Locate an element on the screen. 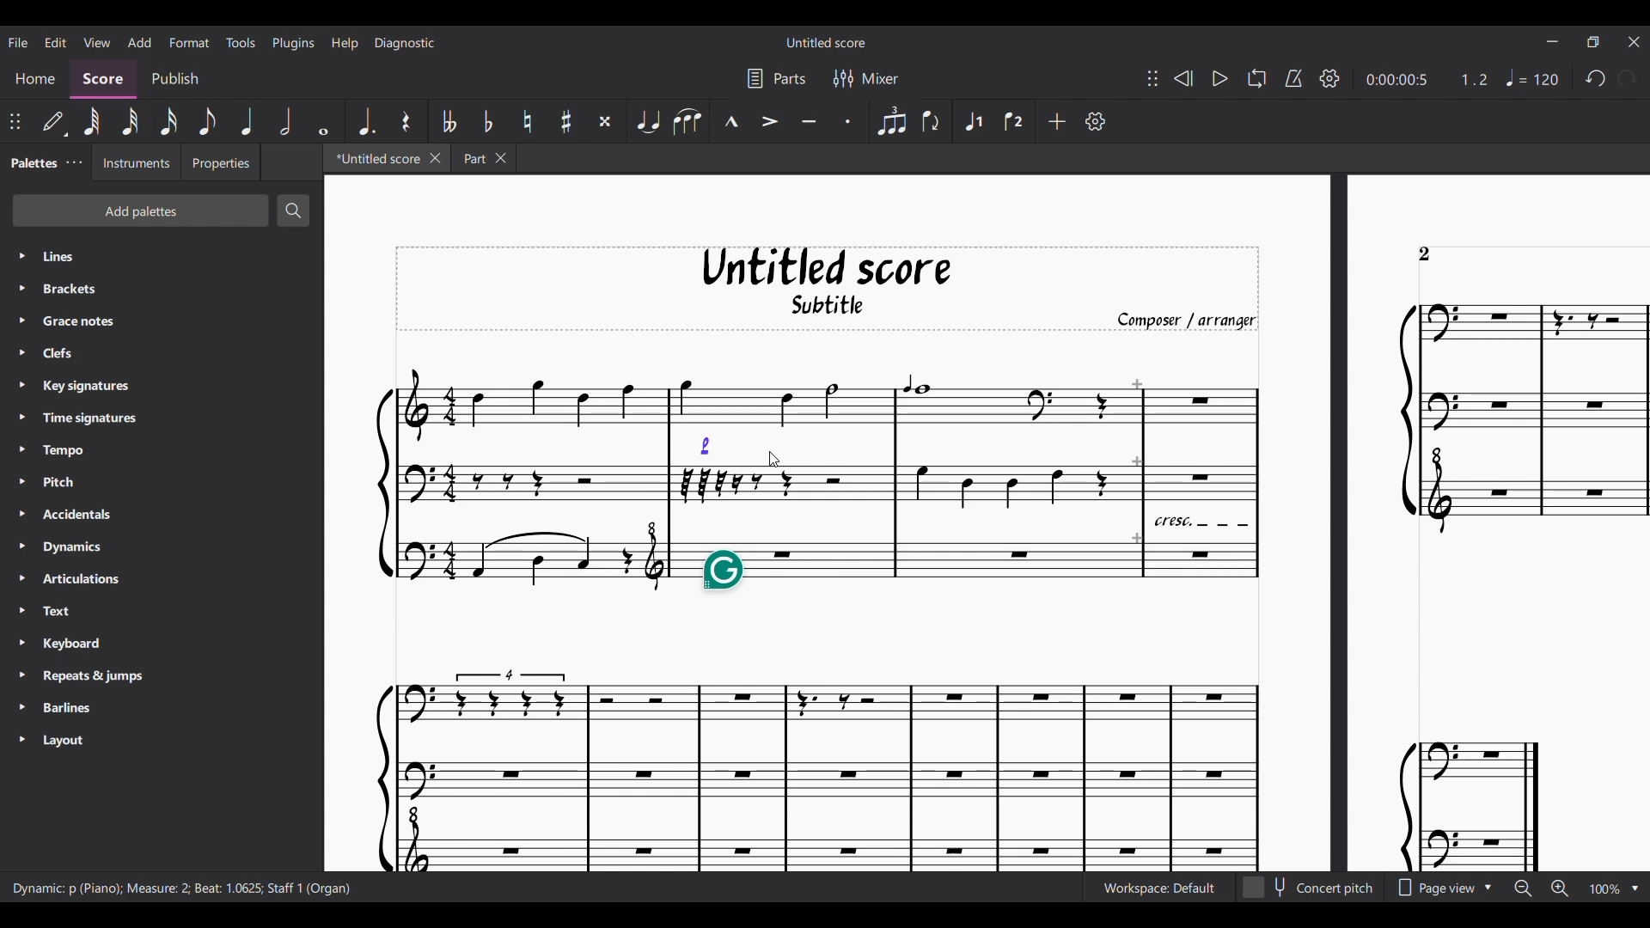 Image resolution: width=1650 pixels, height=928 pixels. Half note is located at coordinates (285, 121).